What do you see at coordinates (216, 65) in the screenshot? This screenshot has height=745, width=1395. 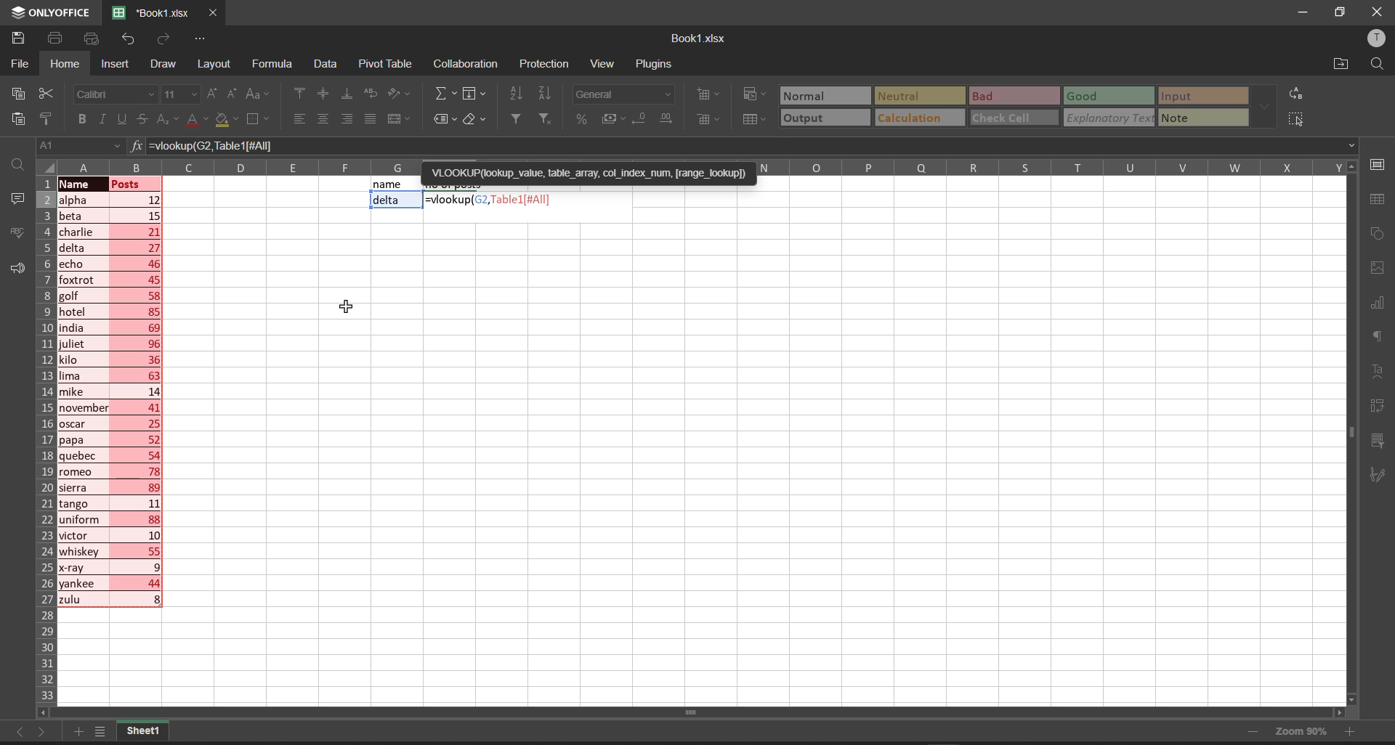 I see `layout` at bounding box center [216, 65].